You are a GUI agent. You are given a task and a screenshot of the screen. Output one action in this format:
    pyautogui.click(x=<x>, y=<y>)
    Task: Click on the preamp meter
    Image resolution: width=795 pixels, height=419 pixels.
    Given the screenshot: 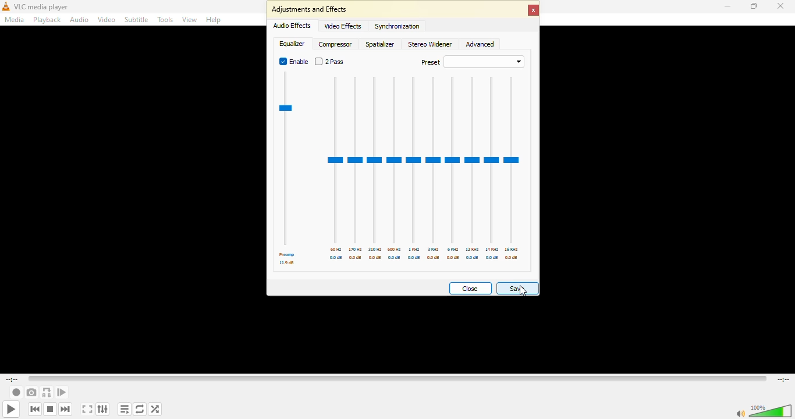 What is the action you would take?
    pyautogui.click(x=286, y=110)
    